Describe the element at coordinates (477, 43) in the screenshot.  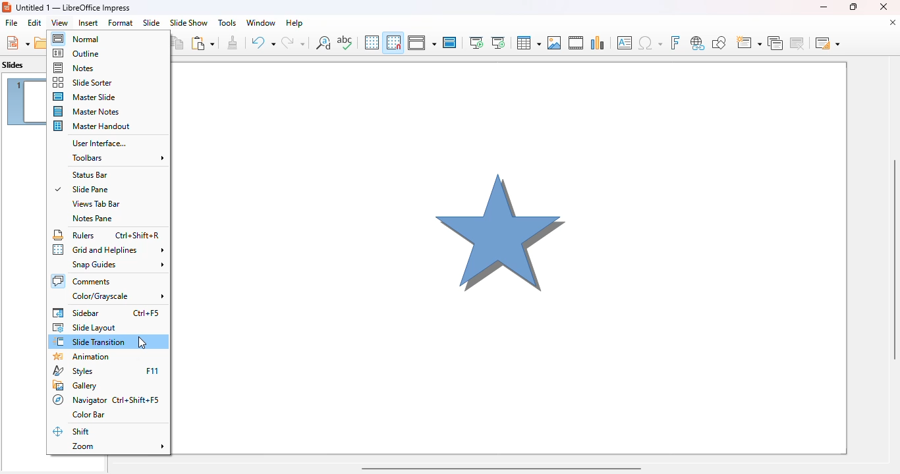
I see `start from first slide` at that location.